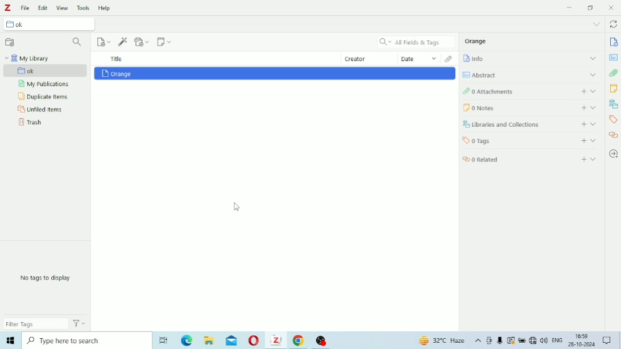 This screenshot has height=349, width=621. What do you see at coordinates (163, 341) in the screenshot?
I see `Task View` at bounding box center [163, 341].